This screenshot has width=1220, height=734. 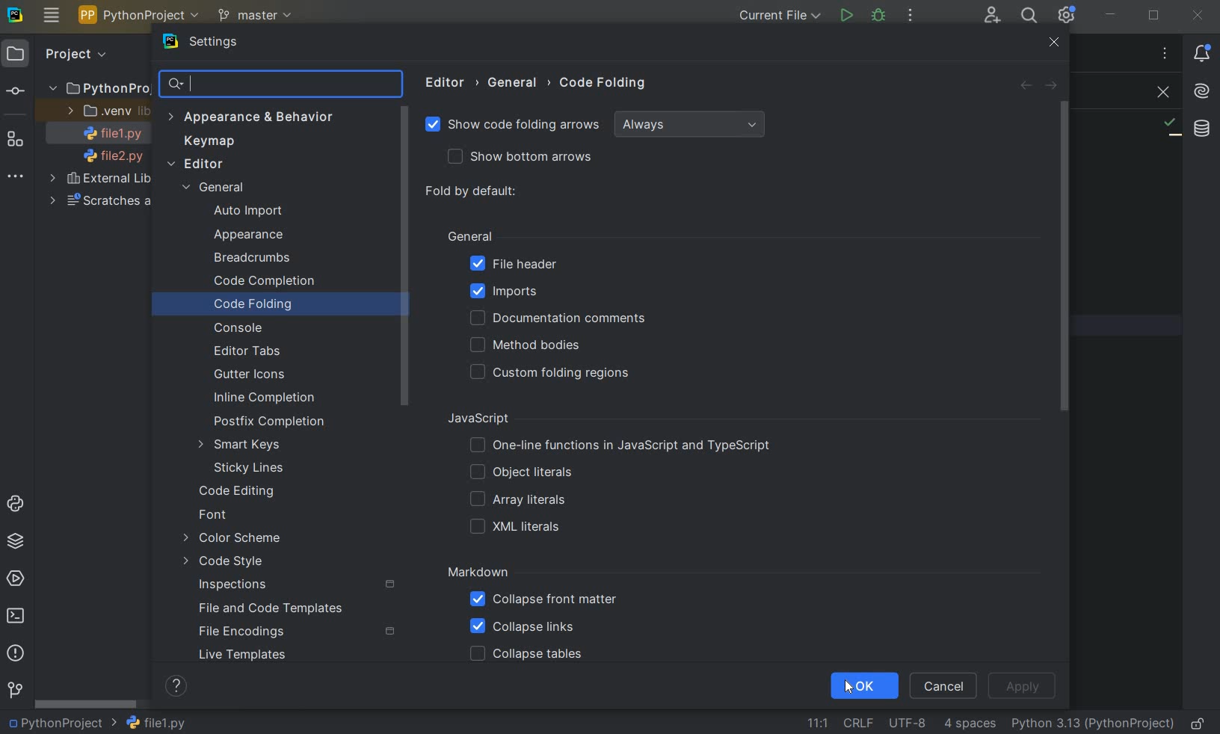 I want to click on CODE WITH ME, so click(x=991, y=15).